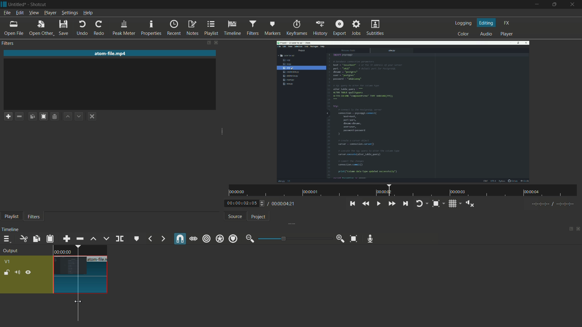  Describe the element at coordinates (193, 239) in the screenshot. I see `scrub while dragging` at that location.